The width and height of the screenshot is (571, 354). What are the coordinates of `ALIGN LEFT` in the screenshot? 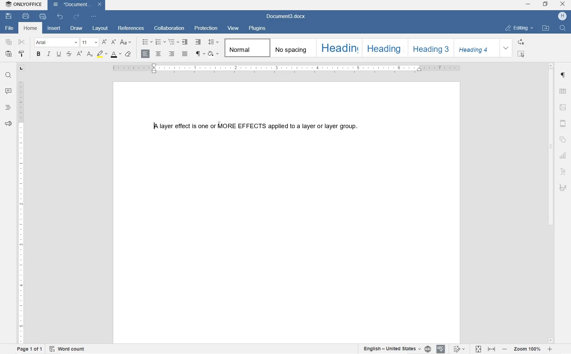 It's located at (144, 54).